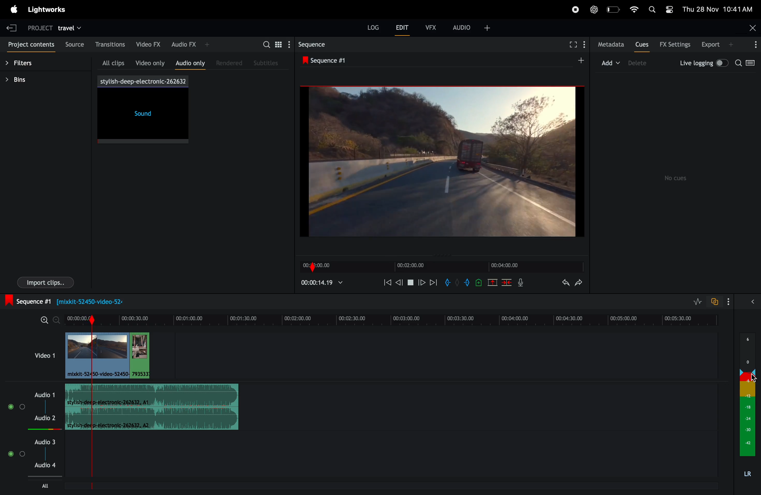 The height and width of the screenshot is (495, 761). I want to click on video time, so click(420, 265).